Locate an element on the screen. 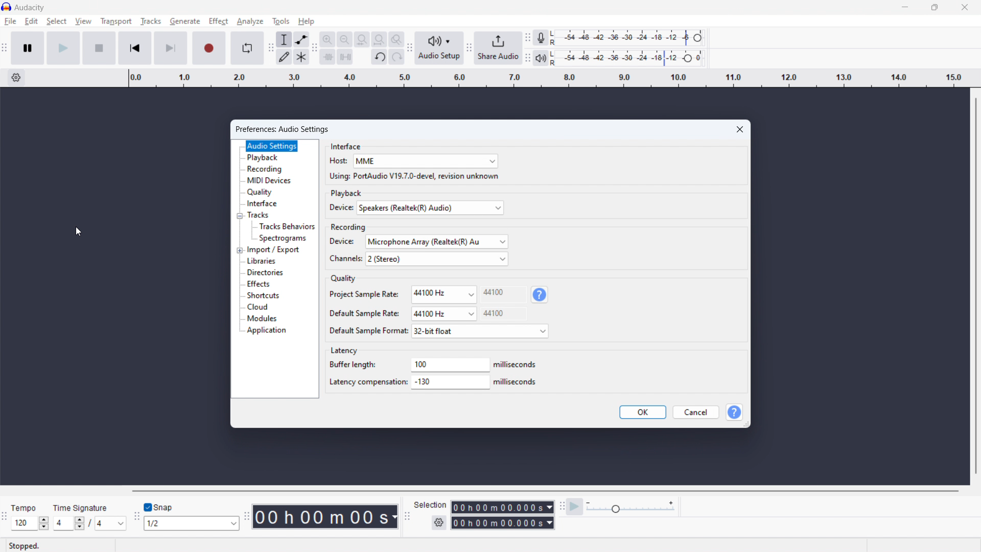 The width and height of the screenshot is (981, 552). selection settings is located at coordinates (438, 523).